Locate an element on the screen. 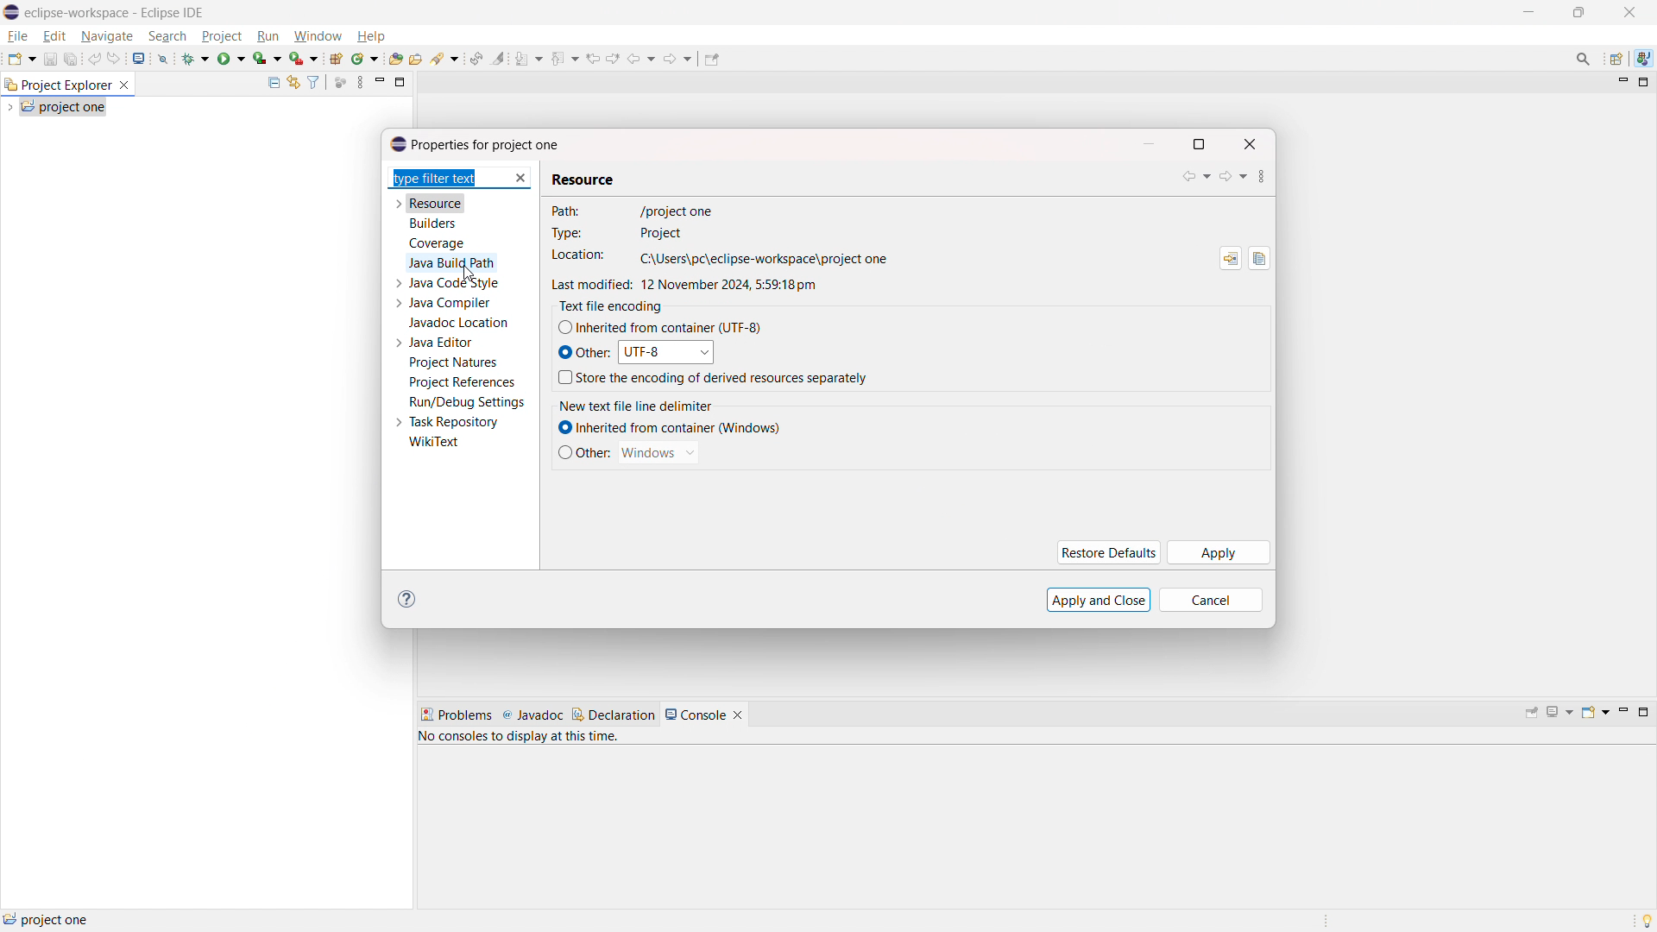 This screenshot has height=932, width=1657. problems is located at coordinates (456, 715).